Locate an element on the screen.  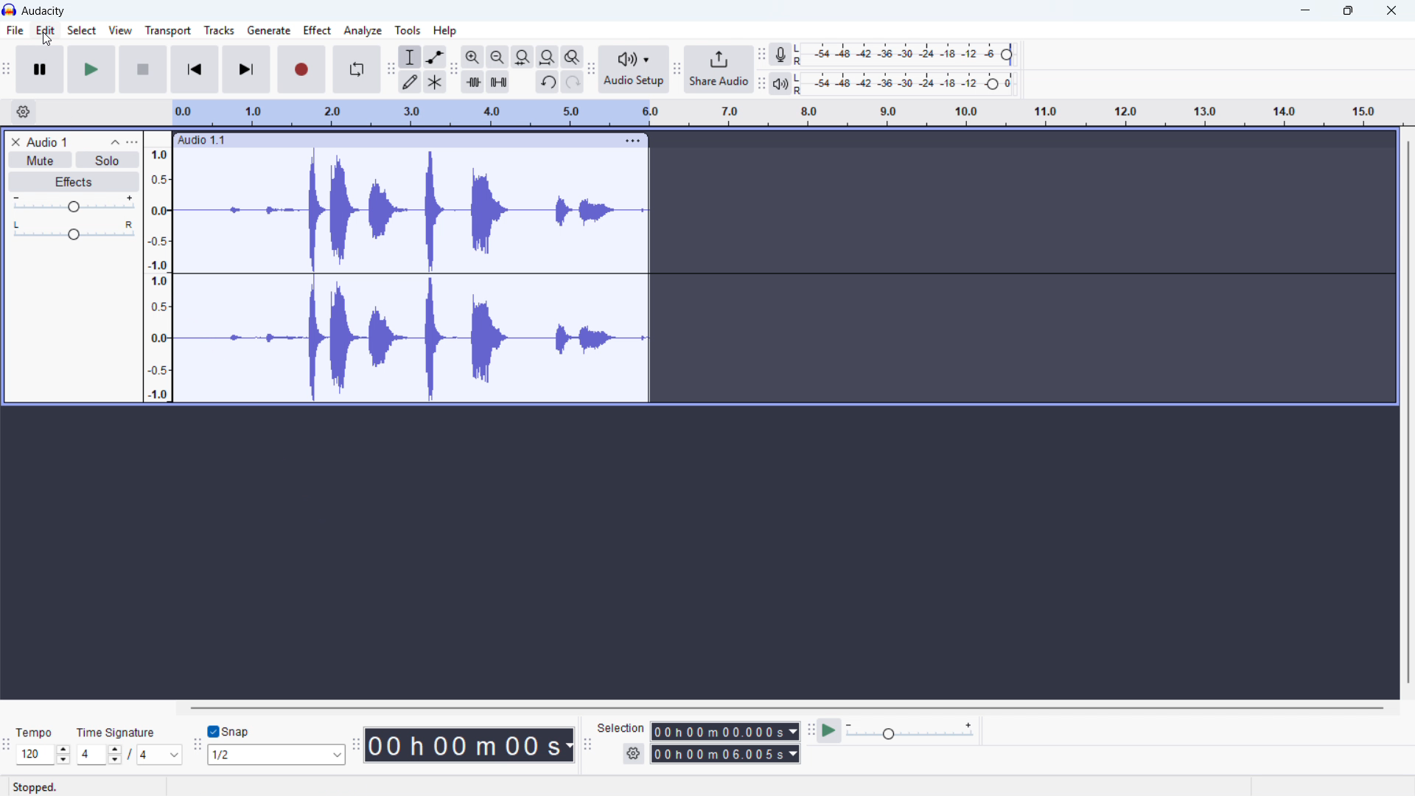
help is located at coordinates (446, 29).